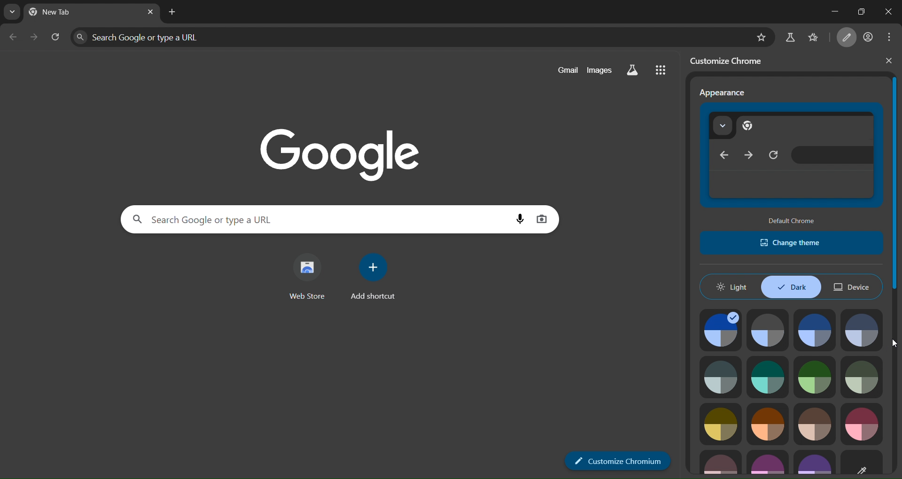  I want to click on search panel, so click(287, 219).